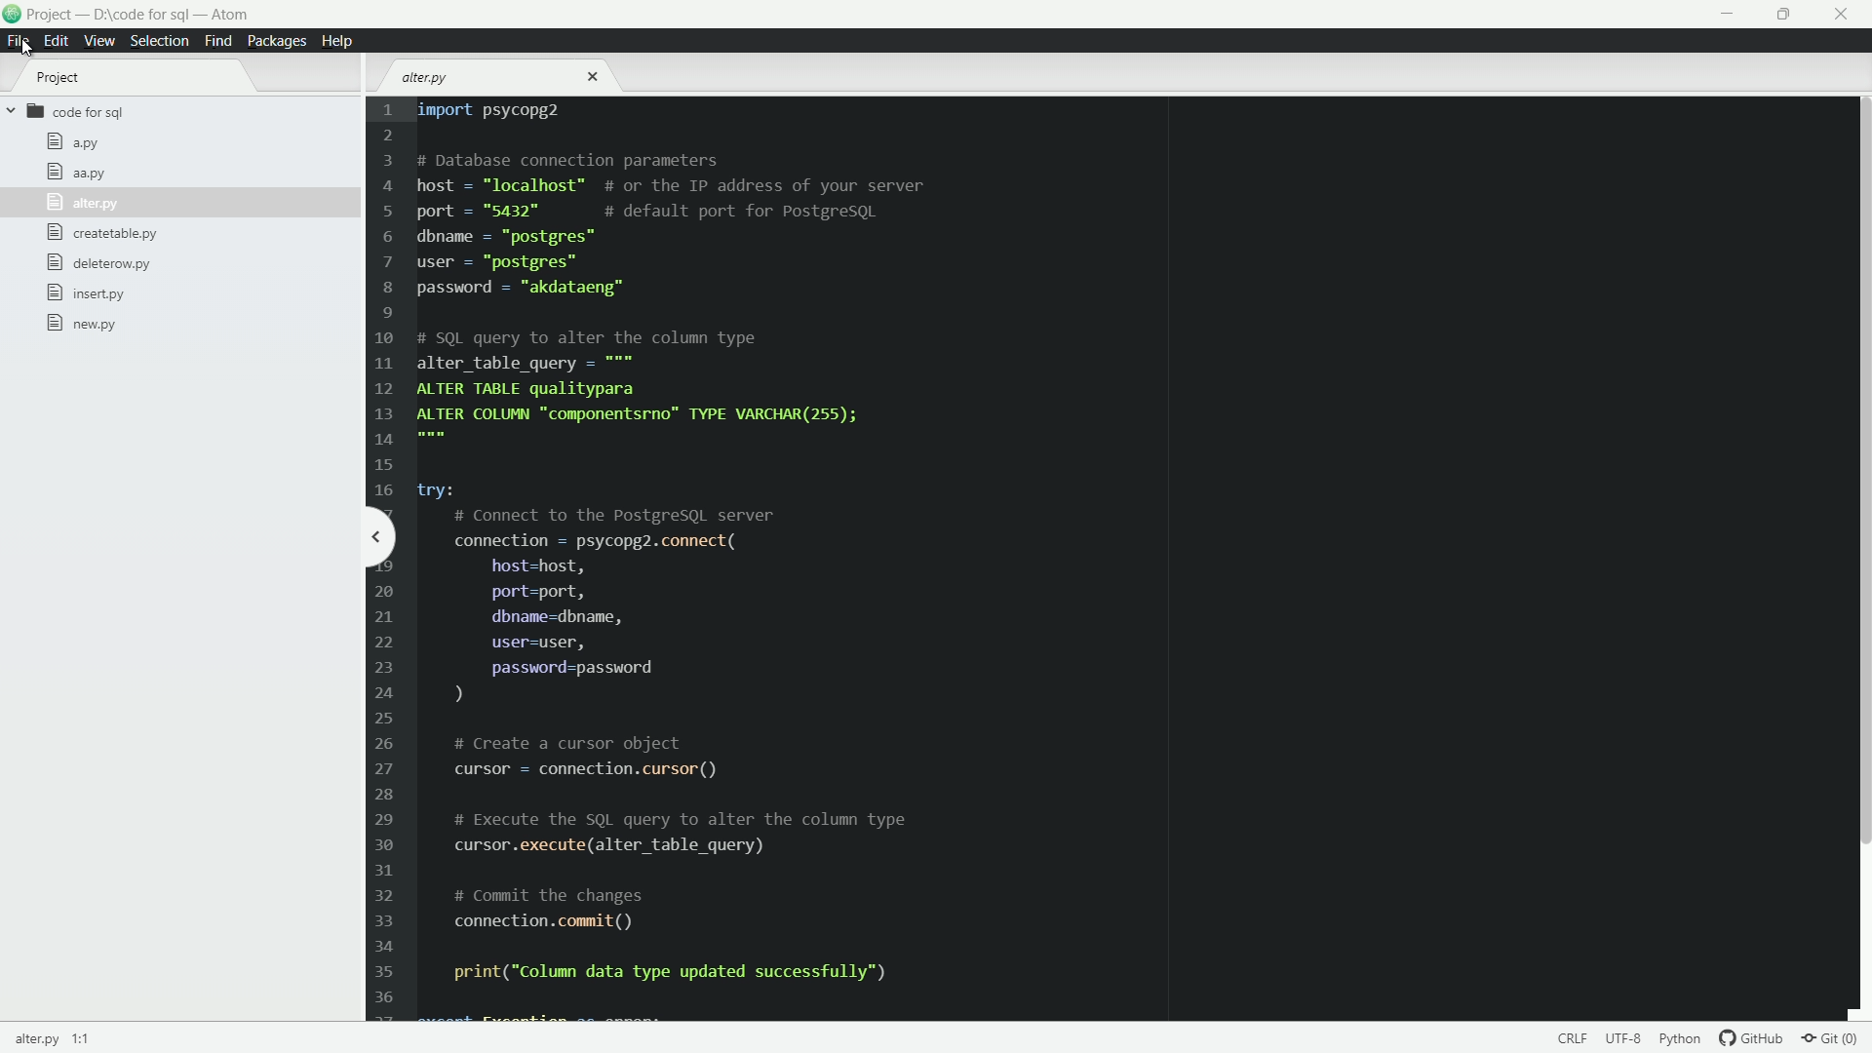 The width and height of the screenshot is (1872, 1053). Describe the element at coordinates (13, 16) in the screenshot. I see `logo` at that location.